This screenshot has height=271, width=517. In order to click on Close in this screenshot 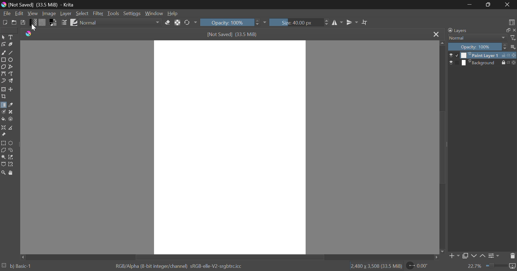, I will do `click(436, 34)`.